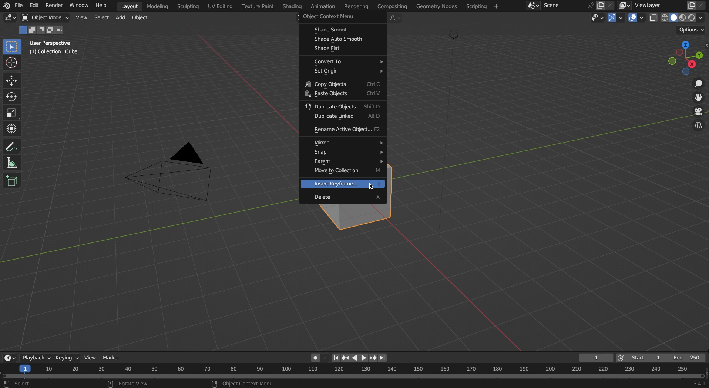 The width and height of the screenshot is (709, 388). What do you see at coordinates (689, 5) in the screenshot?
I see `copy layer` at bounding box center [689, 5].